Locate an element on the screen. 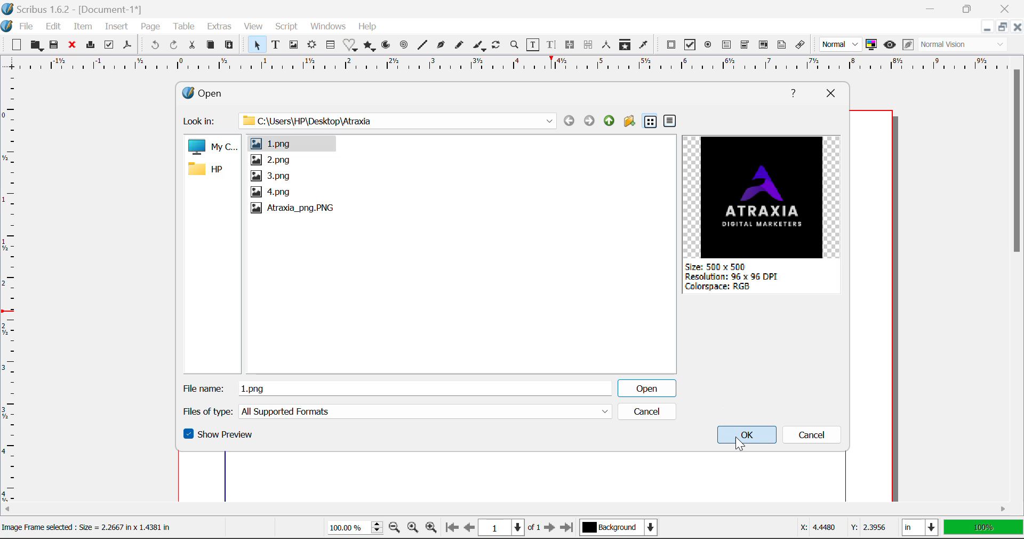 This screenshot has height=539, width=1024. Scribus Logo is located at coordinates (6, 27).